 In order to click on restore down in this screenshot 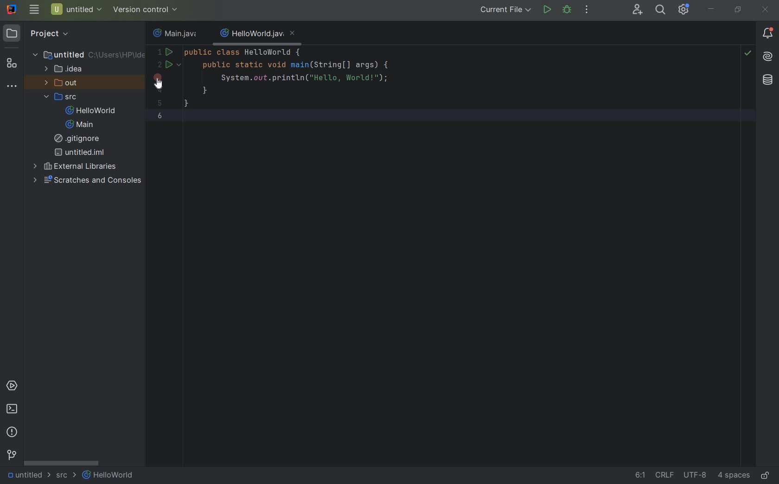, I will do `click(737, 9)`.